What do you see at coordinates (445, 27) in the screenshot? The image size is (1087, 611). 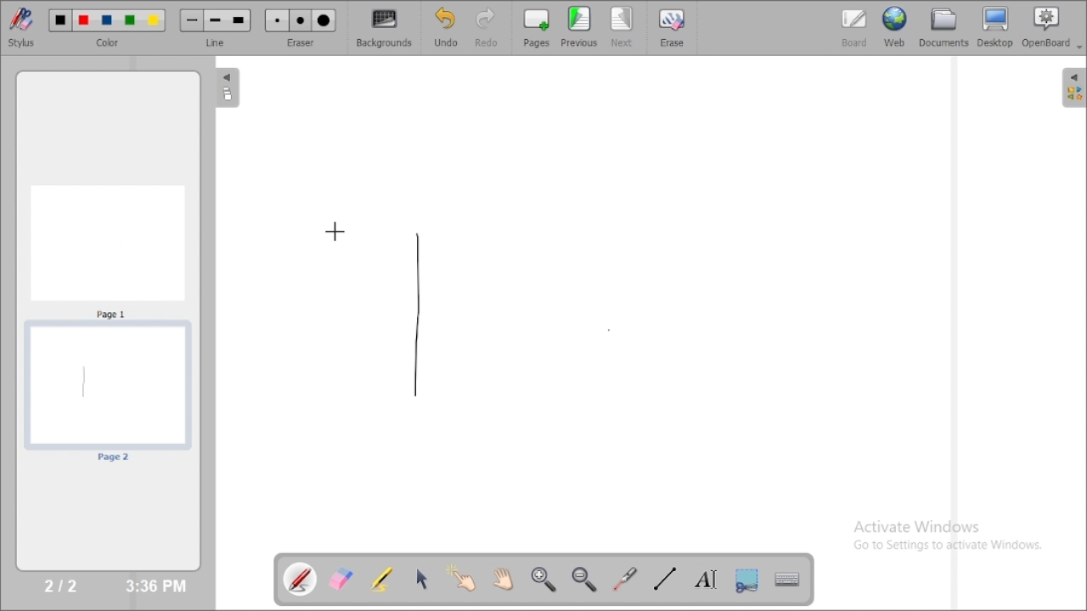 I see `undo` at bounding box center [445, 27].